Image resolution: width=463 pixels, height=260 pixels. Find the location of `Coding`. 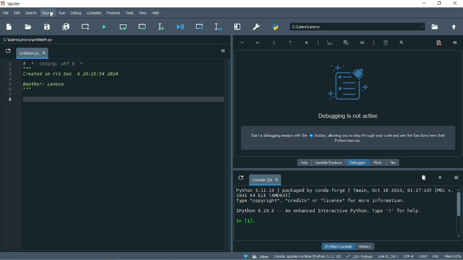

Coding is located at coordinates (58, 65).